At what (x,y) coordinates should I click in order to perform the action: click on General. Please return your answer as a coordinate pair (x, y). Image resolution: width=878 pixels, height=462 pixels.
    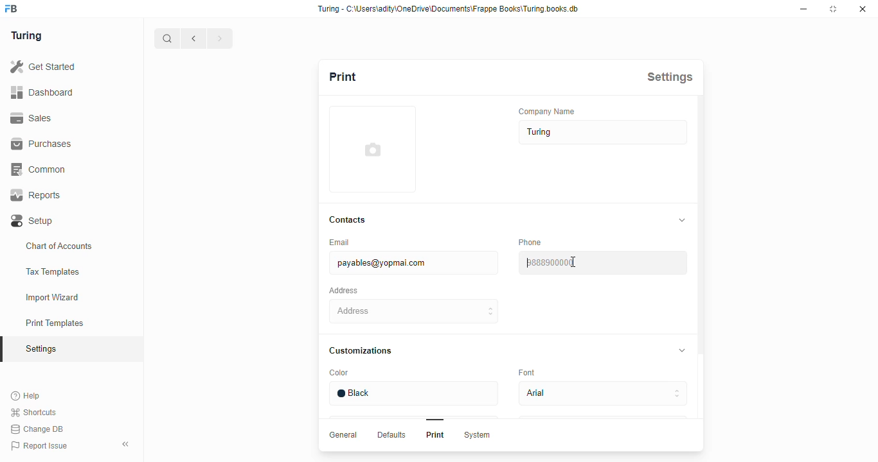
    Looking at the image, I should click on (341, 434).